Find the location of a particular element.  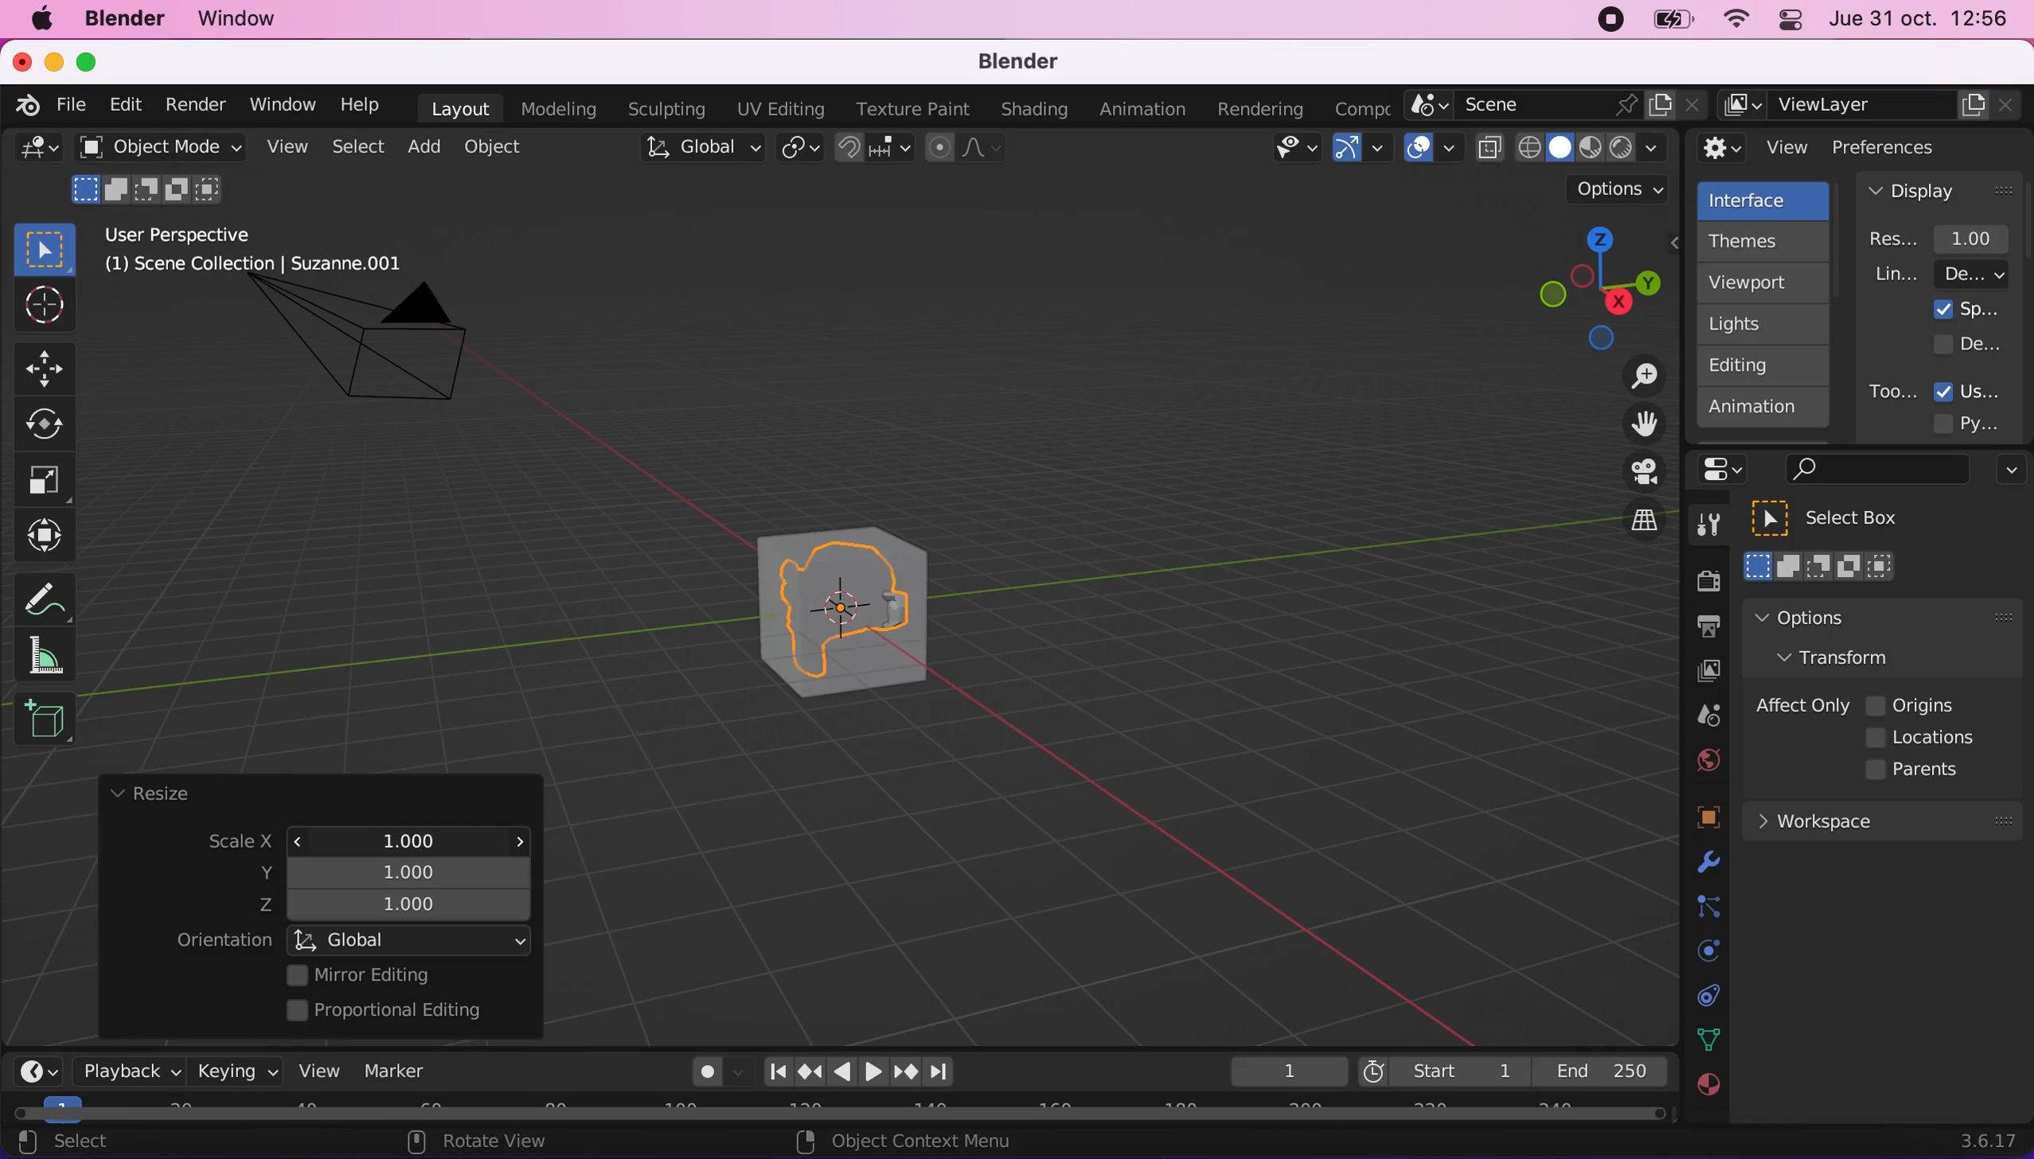

select box is located at coordinates (45, 248).